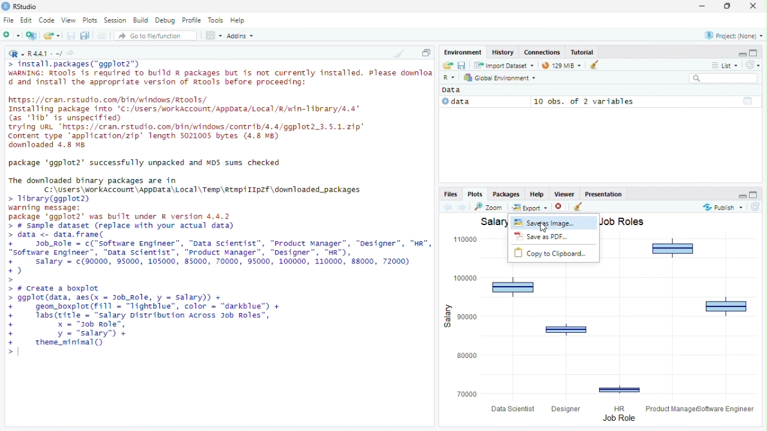 The width and height of the screenshot is (767, 431). Describe the element at coordinates (500, 77) in the screenshot. I see `Global environment` at that location.